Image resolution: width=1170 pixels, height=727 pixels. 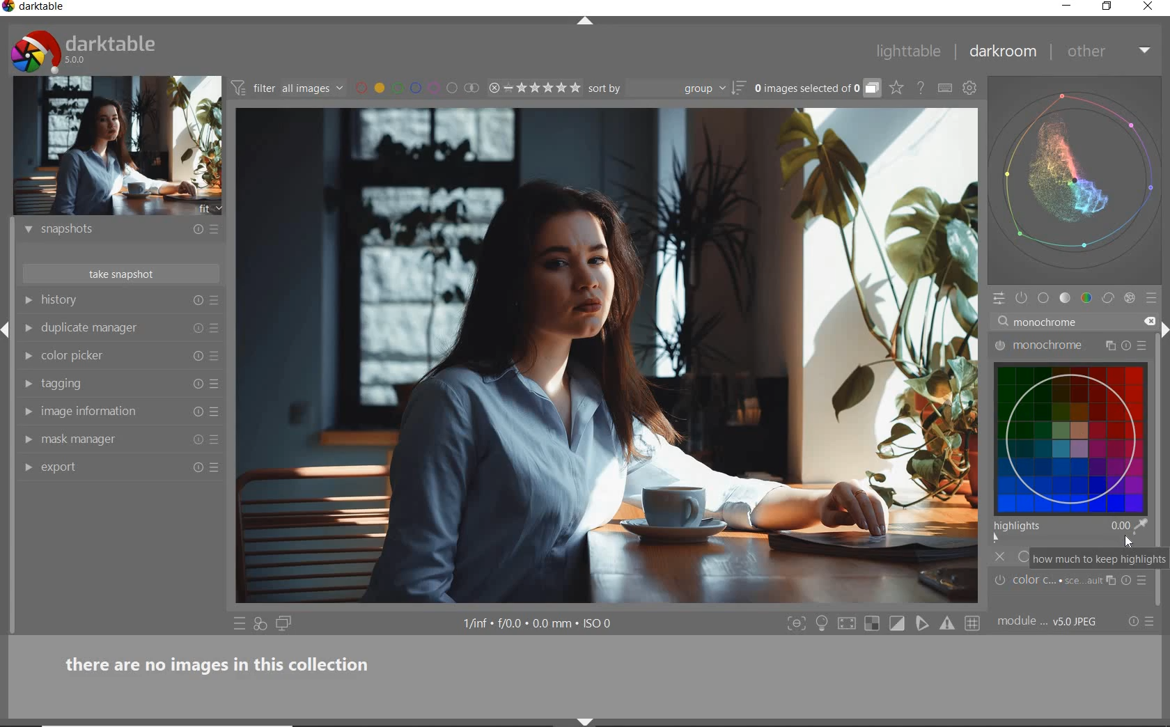 What do you see at coordinates (533, 88) in the screenshot?
I see `range rating of selected image` at bounding box center [533, 88].